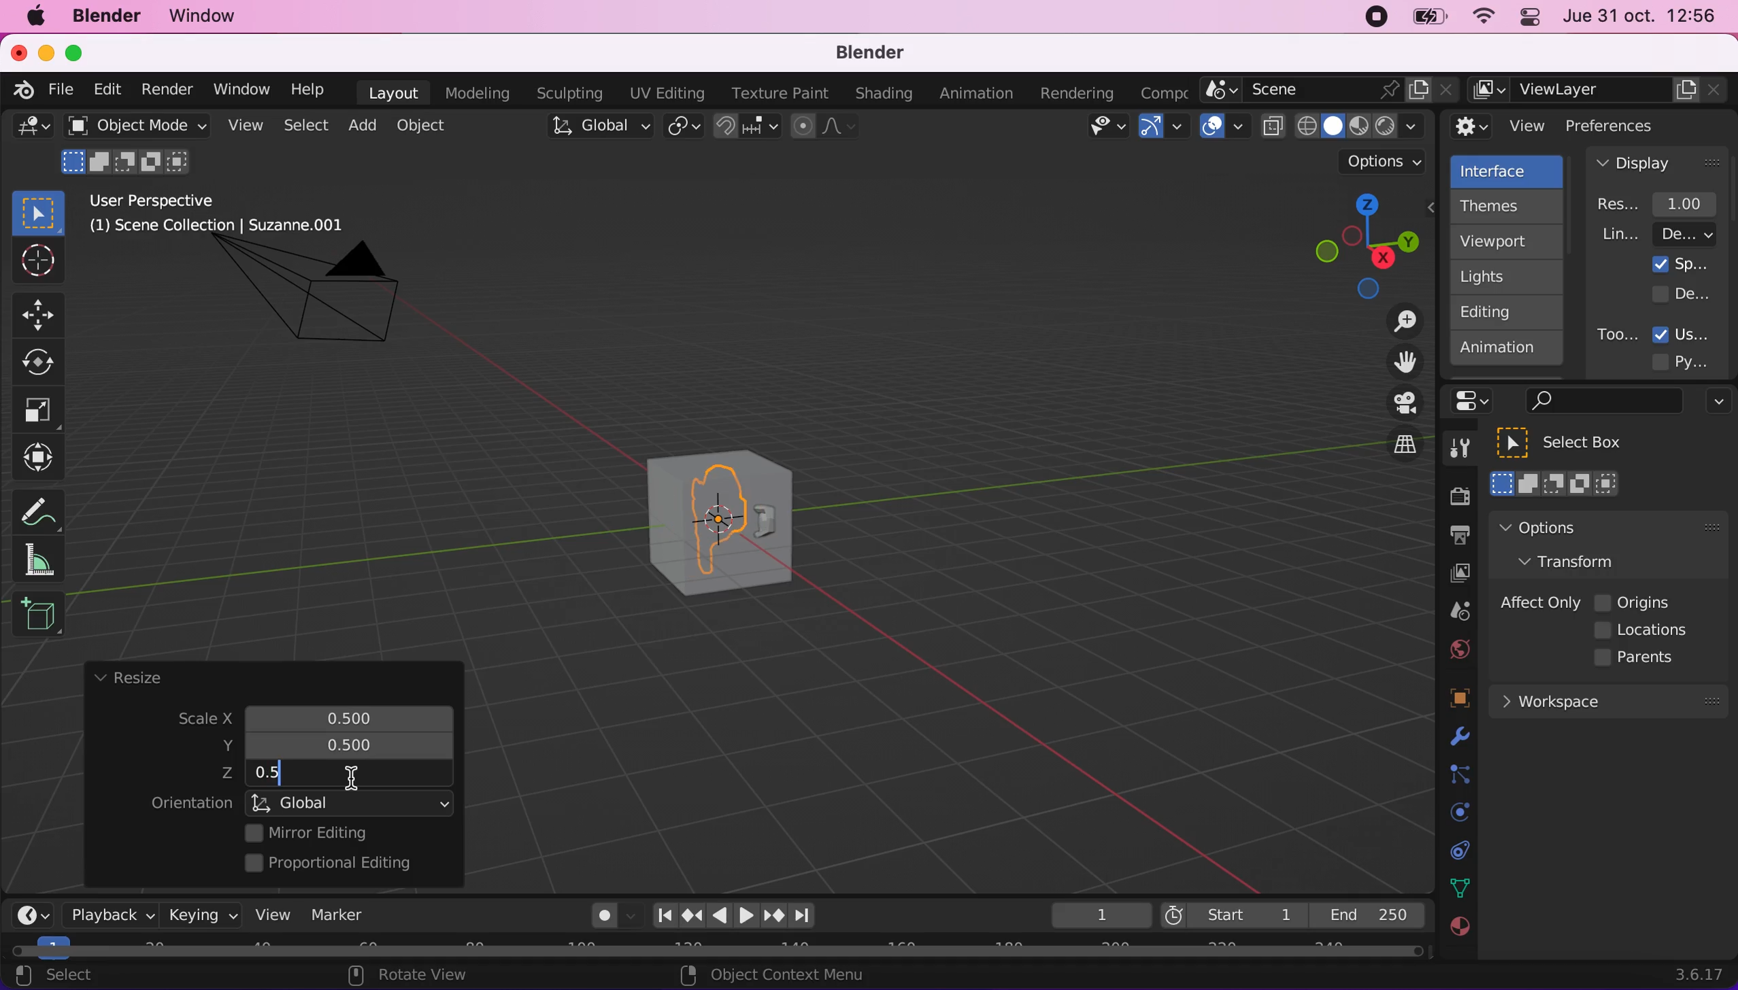  I want to click on resolution scale, so click(1664, 203).